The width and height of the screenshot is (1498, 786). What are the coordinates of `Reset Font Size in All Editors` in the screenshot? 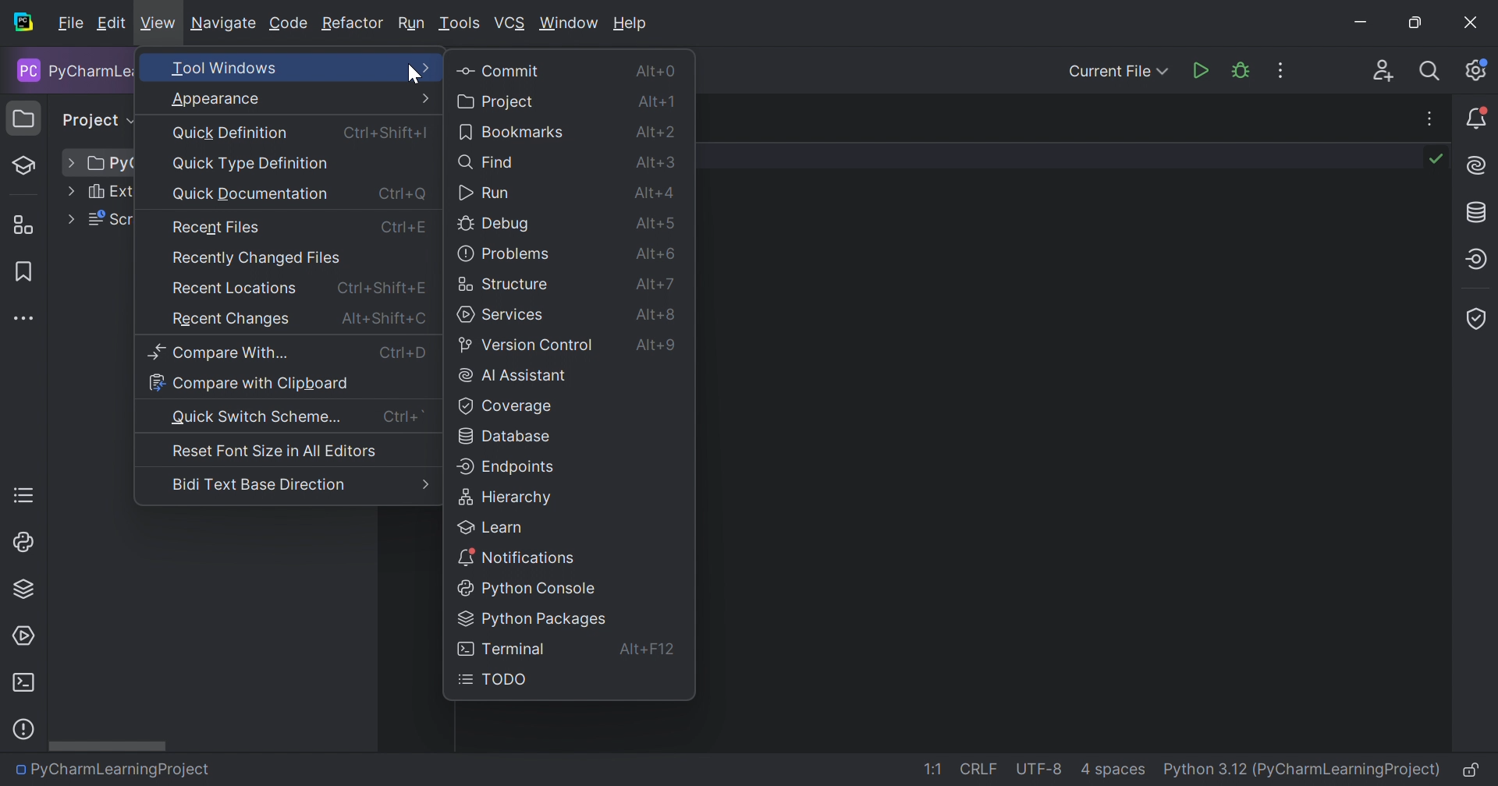 It's located at (272, 450).